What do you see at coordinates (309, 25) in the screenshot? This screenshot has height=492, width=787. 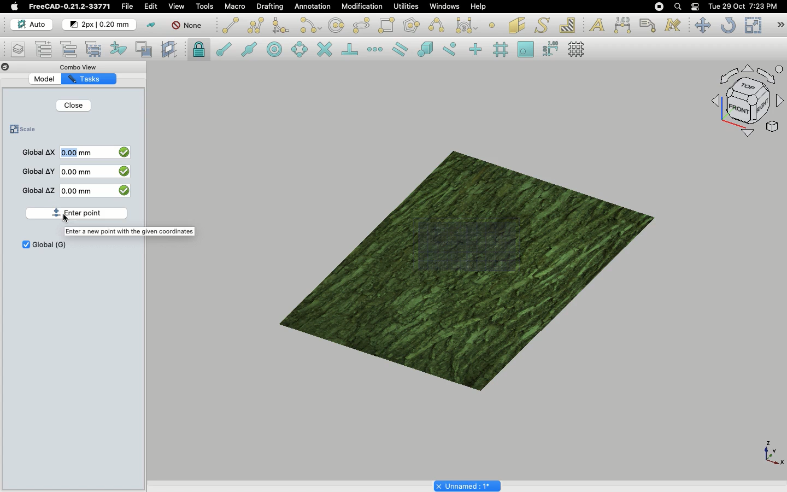 I see `Arc tools` at bounding box center [309, 25].